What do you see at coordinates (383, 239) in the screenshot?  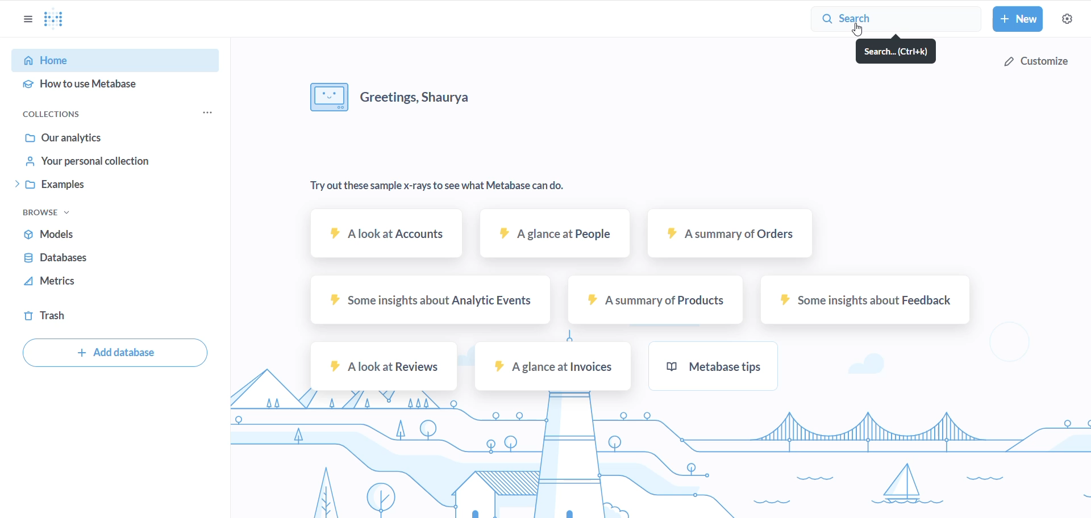 I see `A look at Accounts sample` at bounding box center [383, 239].